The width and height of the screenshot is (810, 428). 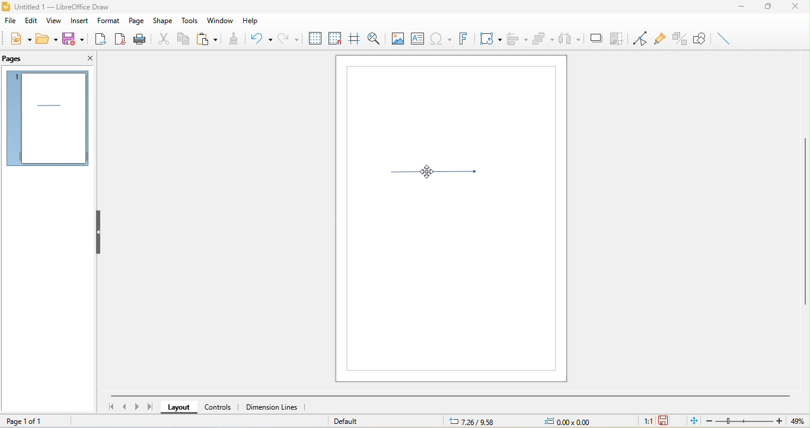 What do you see at coordinates (805, 220) in the screenshot?
I see `vertical scroll bar` at bounding box center [805, 220].